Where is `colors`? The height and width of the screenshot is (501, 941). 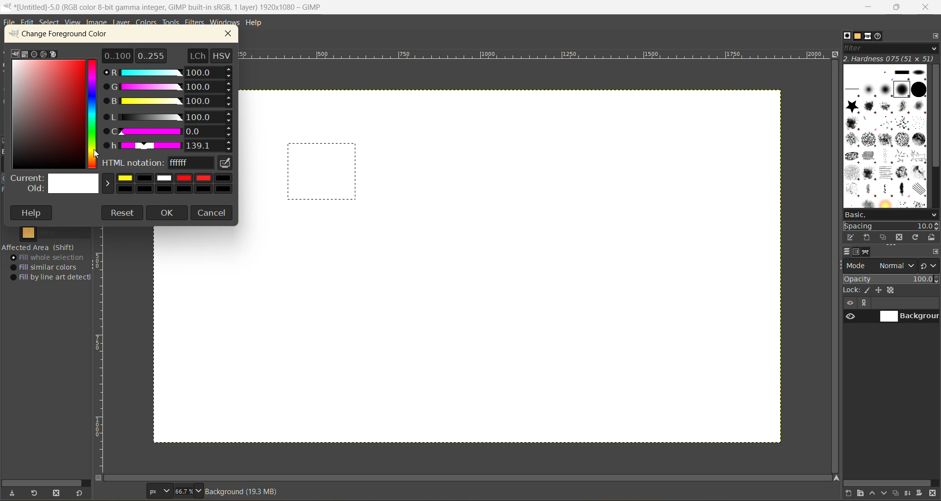
colors is located at coordinates (148, 23).